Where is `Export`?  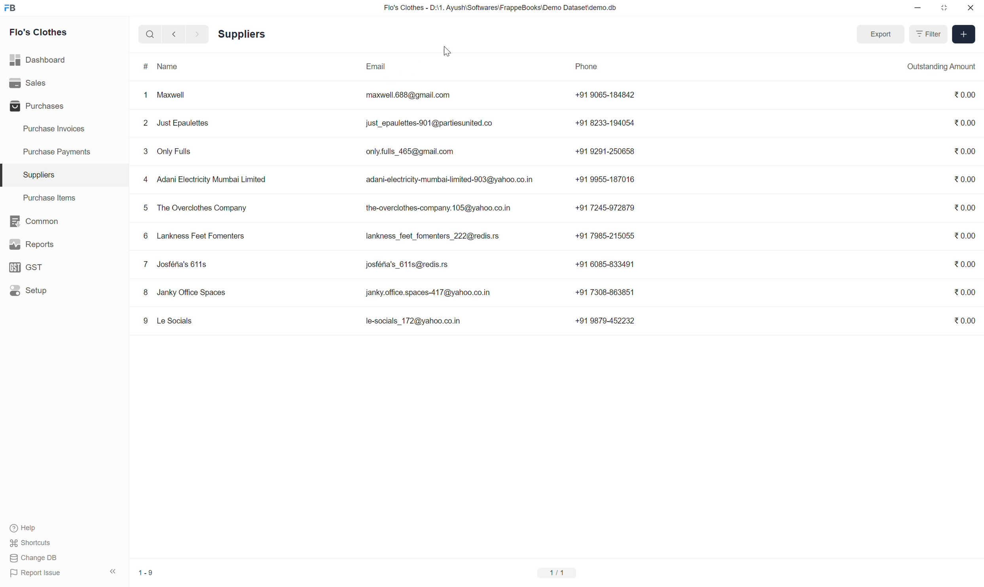 Export is located at coordinates (881, 34).